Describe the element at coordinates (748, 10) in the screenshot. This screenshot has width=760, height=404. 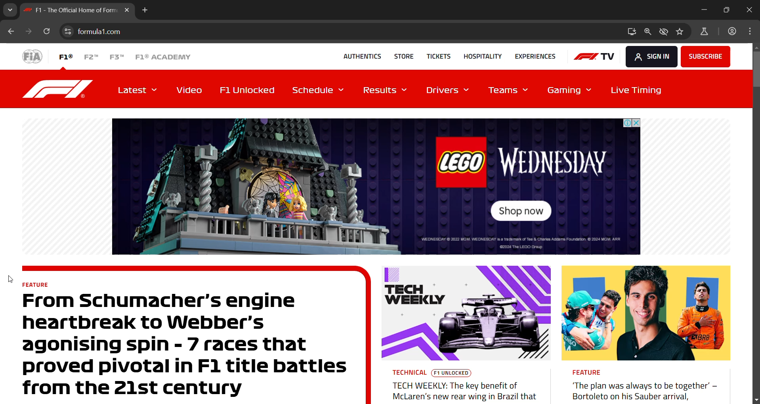
I see `close` at that location.